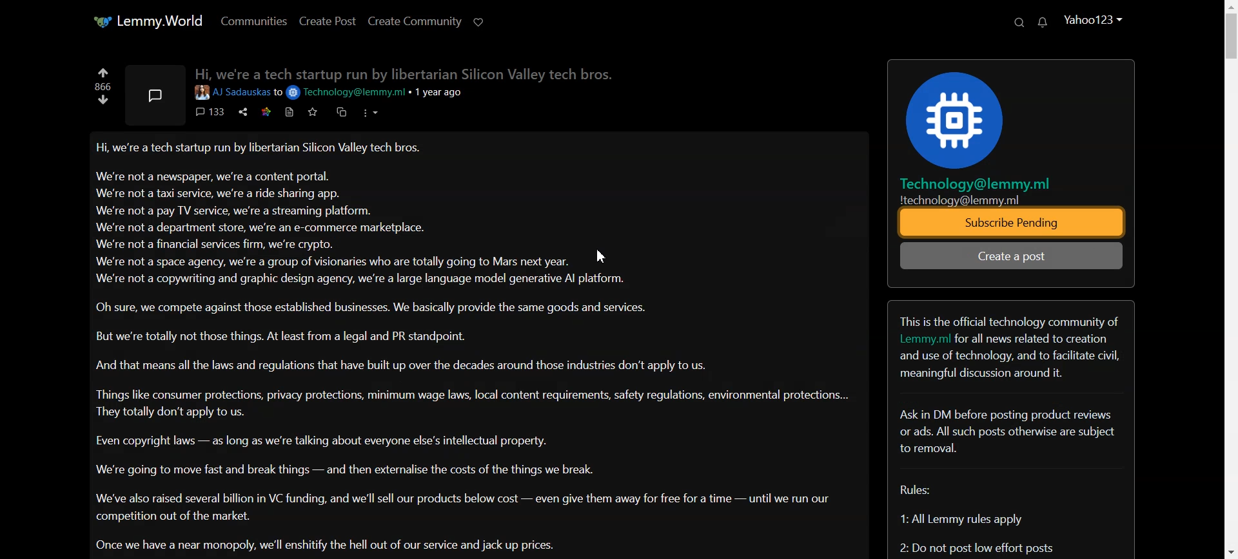 Image resolution: width=1238 pixels, height=559 pixels. Describe the element at coordinates (244, 113) in the screenshot. I see `share` at that location.